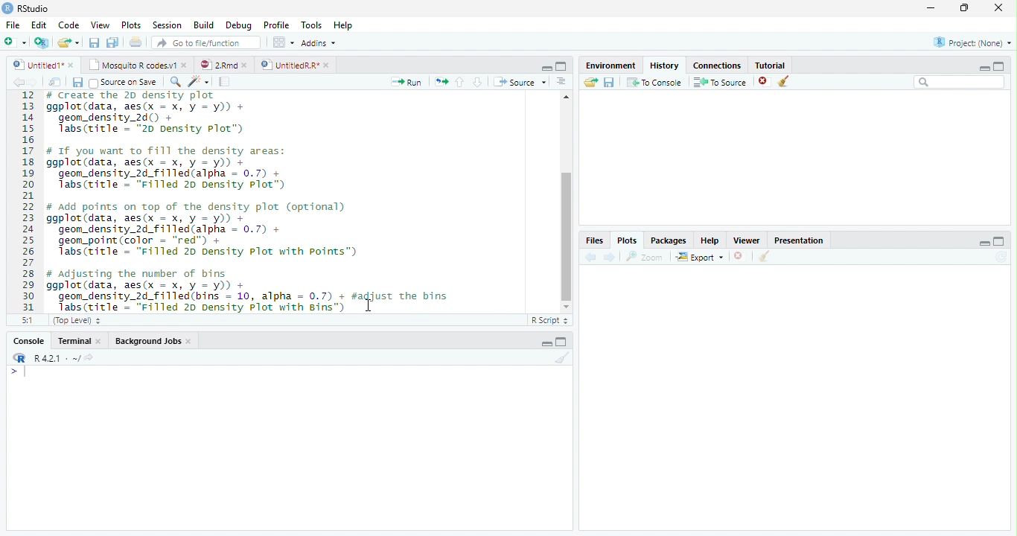 This screenshot has height=536, width=1017. What do you see at coordinates (318, 42) in the screenshot?
I see `Addins` at bounding box center [318, 42].